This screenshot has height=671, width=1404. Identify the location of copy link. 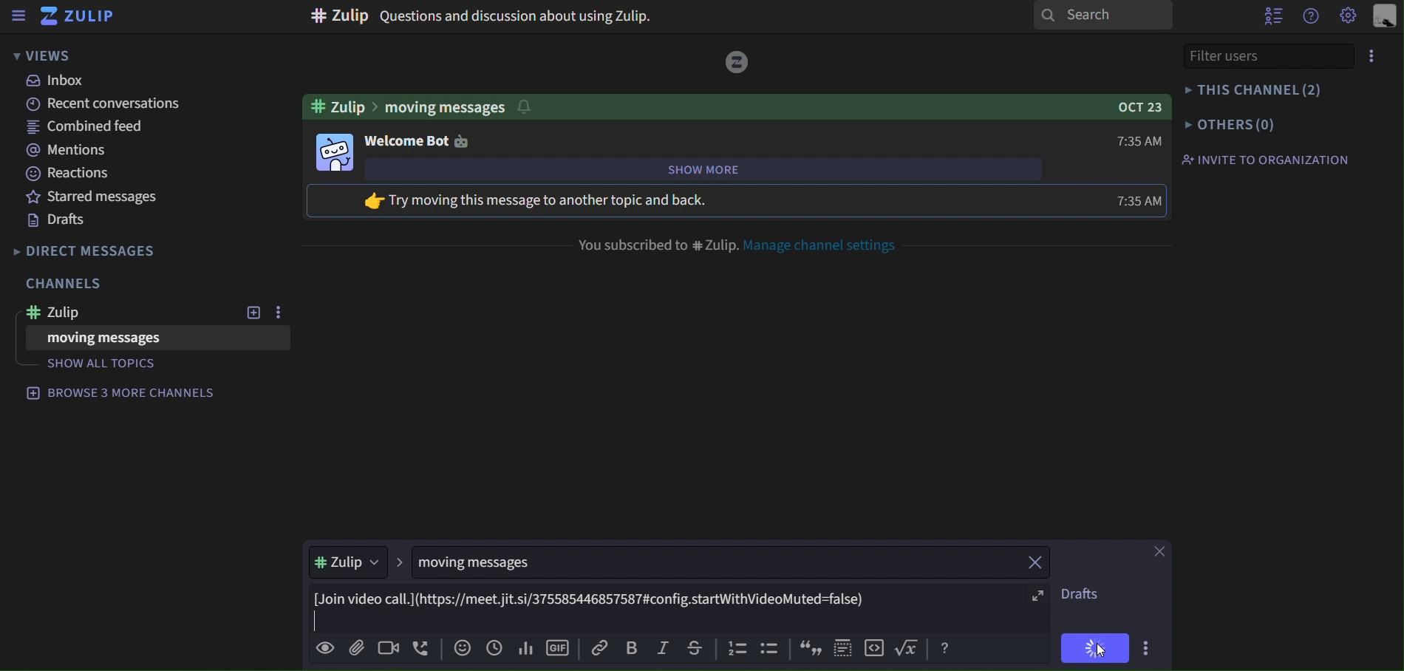
(600, 650).